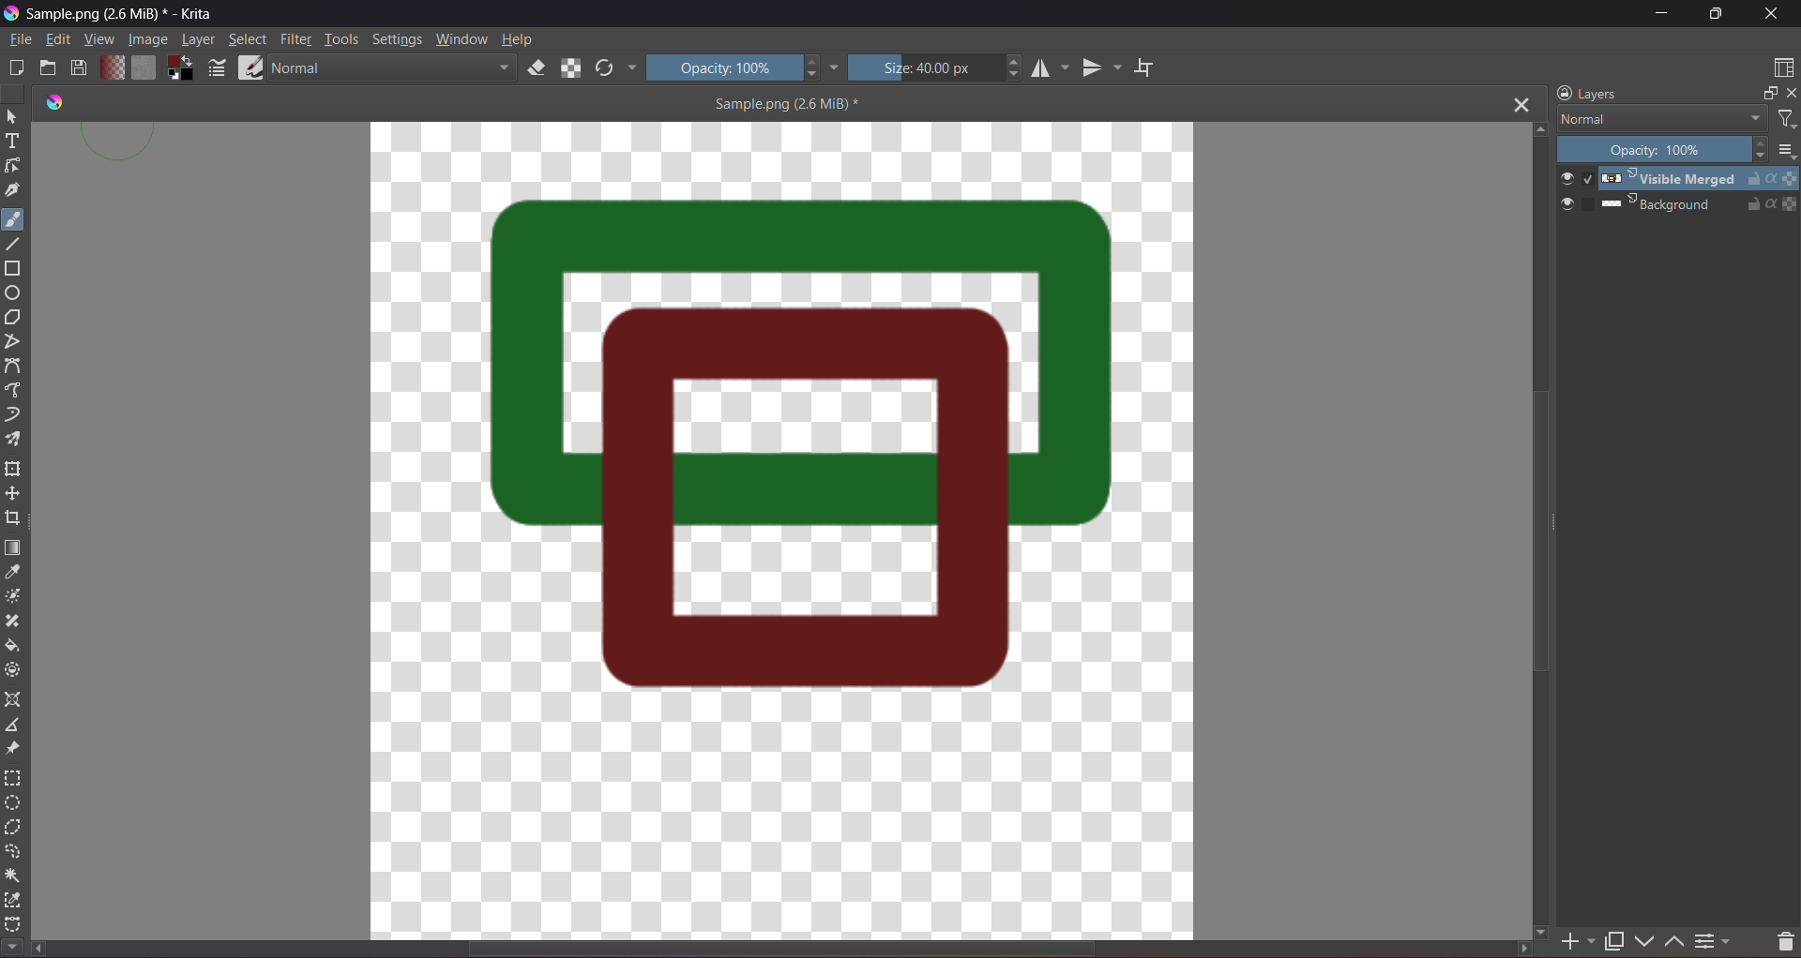 The image size is (1801, 958). What do you see at coordinates (734, 67) in the screenshot?
I see `Opacity` at bounding box center [734, 67].